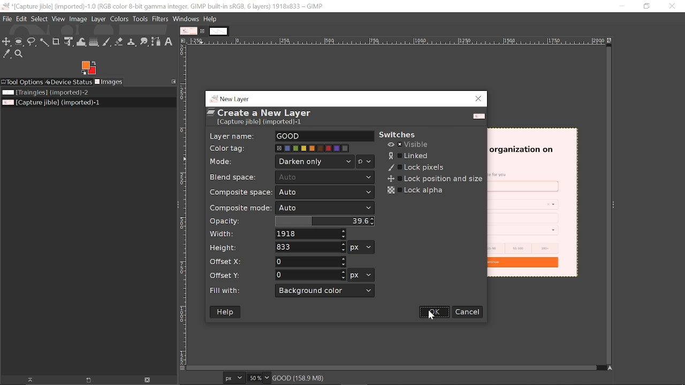 The image size is (685, 385). Describe the element at coordinates (88, 68) in the screenshot. I see `Foreground color` at that location.